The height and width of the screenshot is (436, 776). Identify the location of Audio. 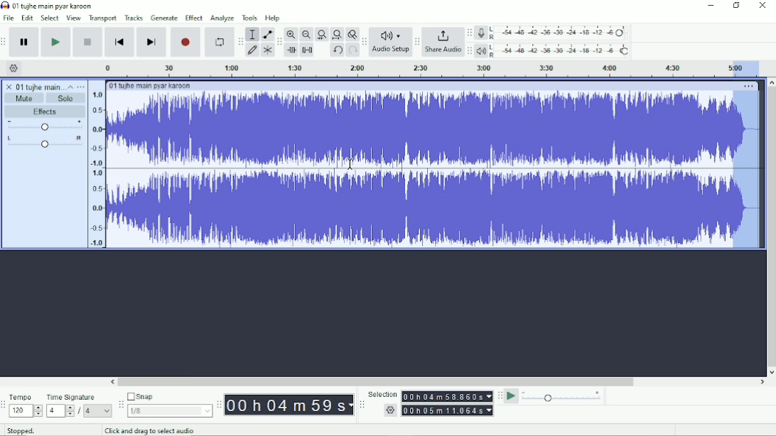
(435, 170).